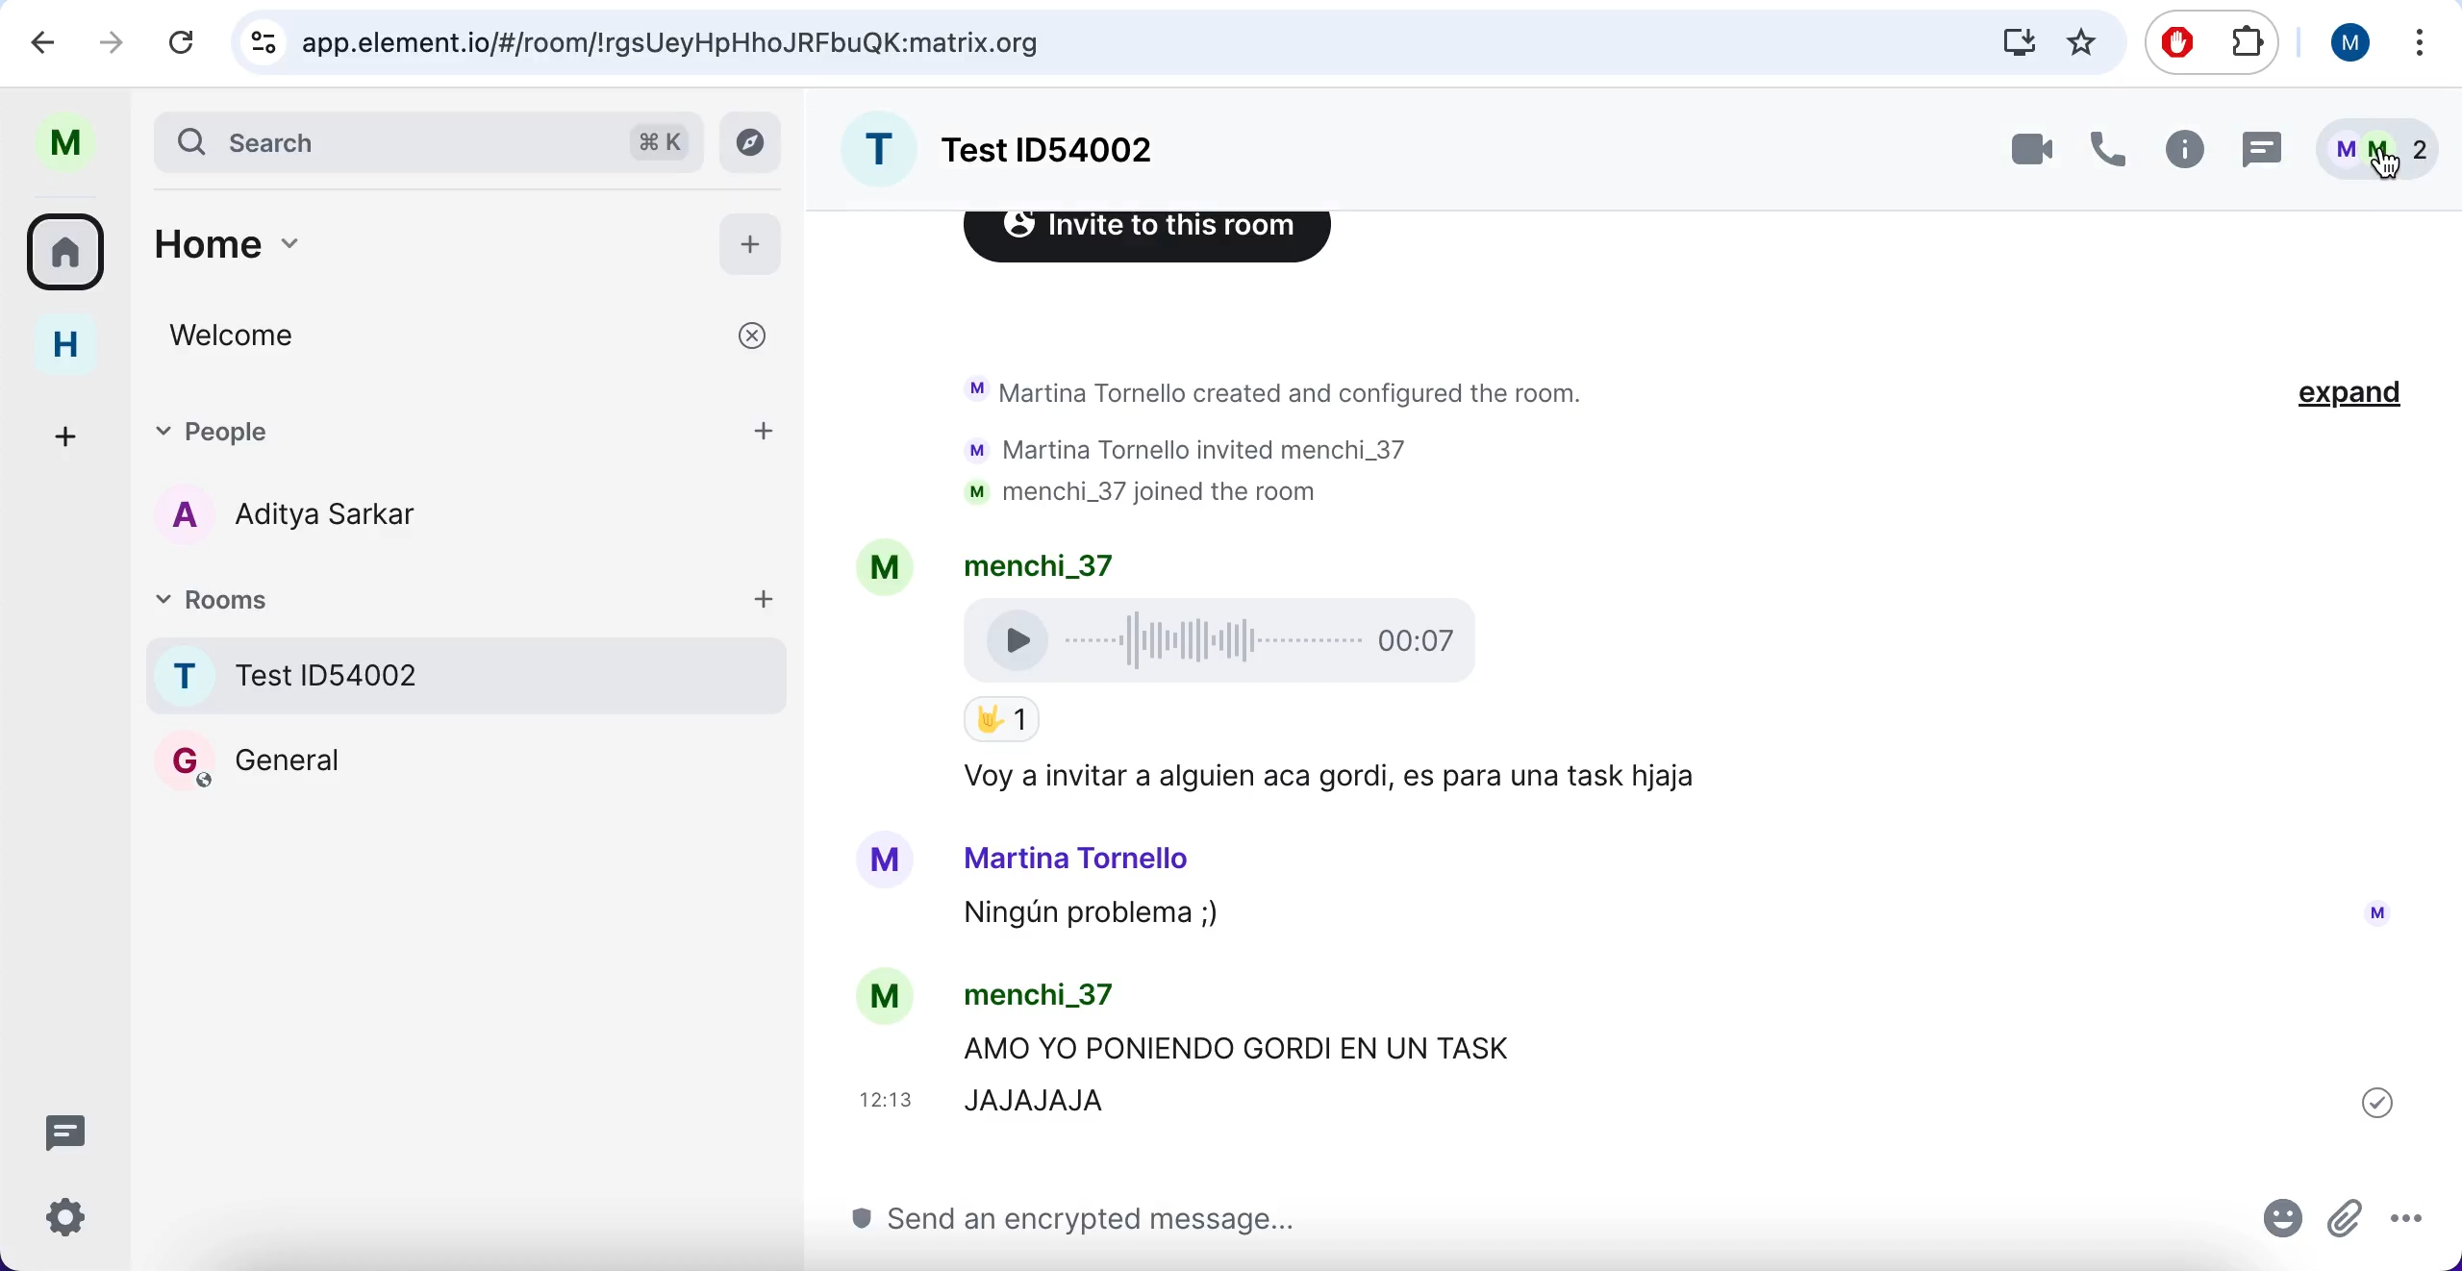 Image resolution: width=2462 pixels, height=1271 pixels. What do you see at coordinates (1521, 1224) in the screenshot?
I see `send message` at bounding box center [1521, 1224].